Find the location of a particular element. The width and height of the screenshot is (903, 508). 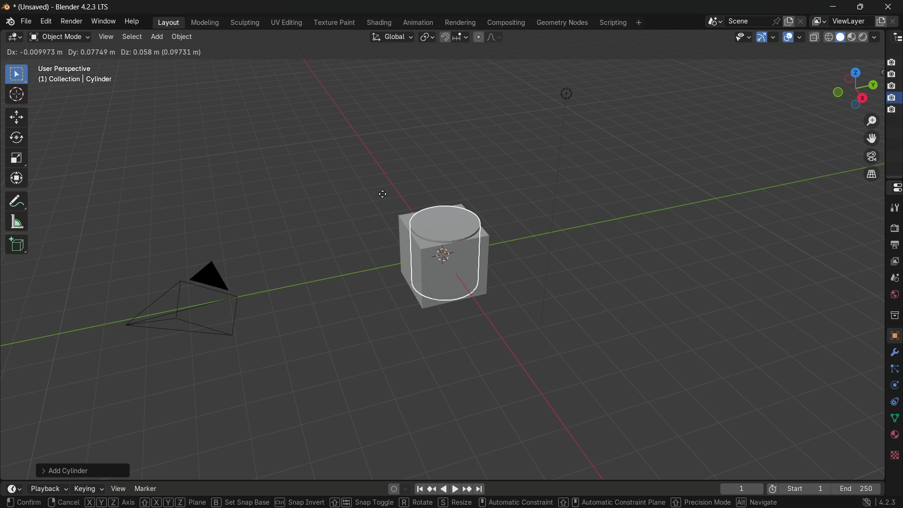

world is located at coordinates (894, 295).